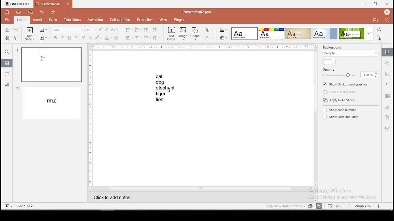 This screenshot has height=221, width=394. Describe the element at coordinates (386, 12) in the screenshot. I see `profile` at that location.